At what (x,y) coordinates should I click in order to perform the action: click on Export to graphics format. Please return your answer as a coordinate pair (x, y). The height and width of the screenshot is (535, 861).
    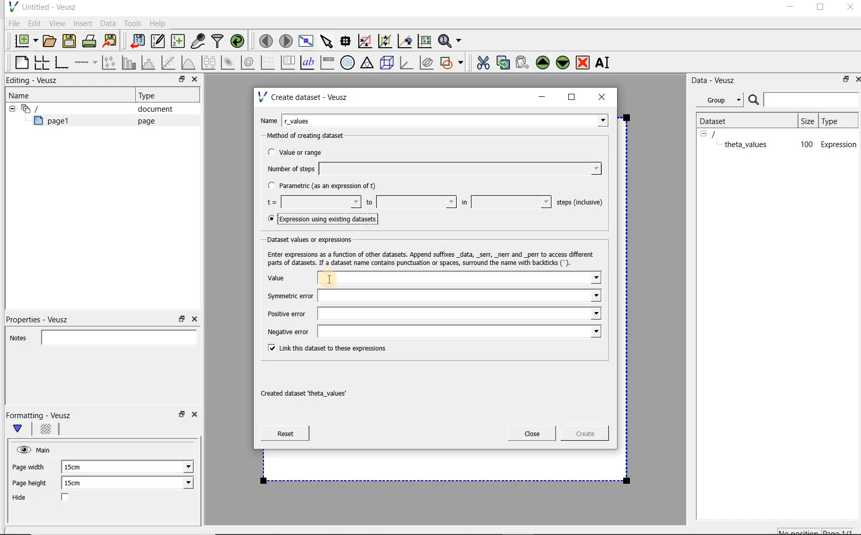
    Looking at the image, I should click on (110, 42).